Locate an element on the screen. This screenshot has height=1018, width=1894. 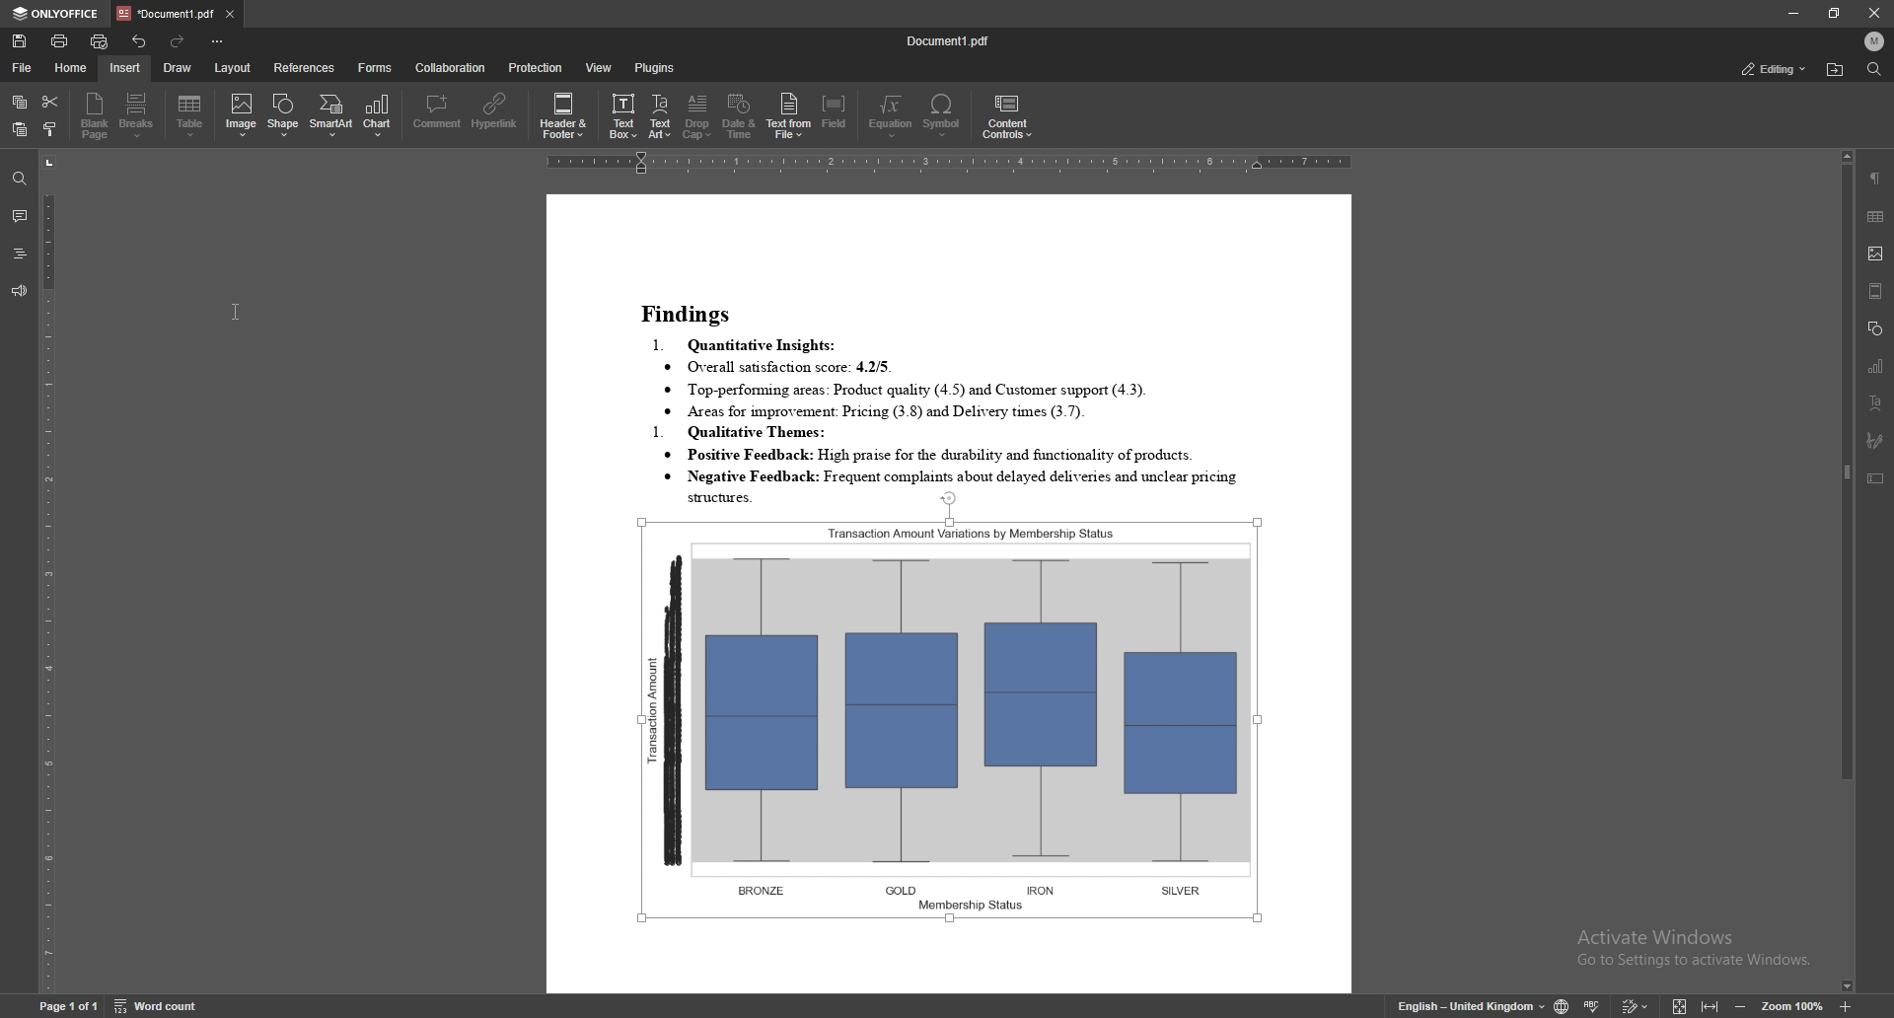
fit to screen is located at coordinates (1680, 1005).